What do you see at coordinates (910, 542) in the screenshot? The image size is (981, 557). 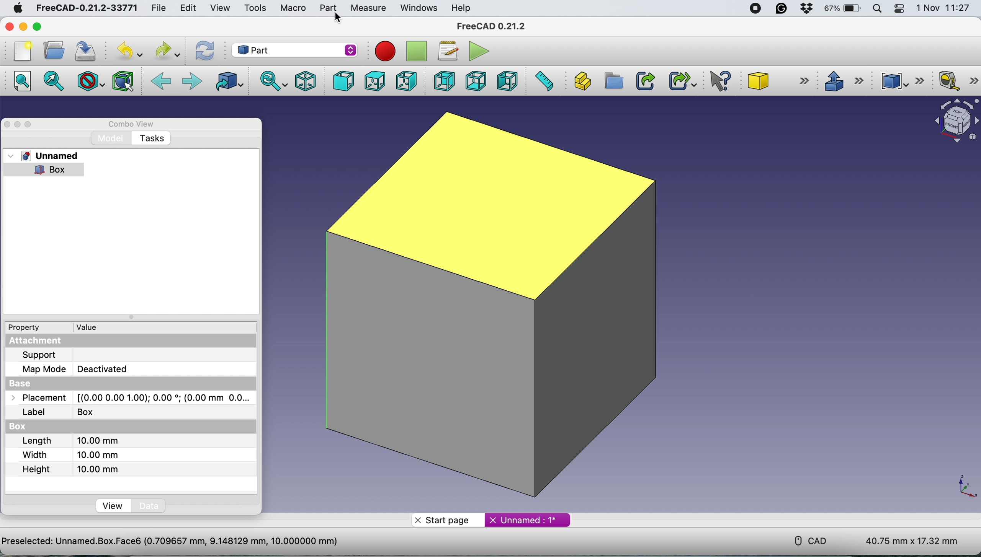 I see `dimensions` at bounding box center [910, 542].